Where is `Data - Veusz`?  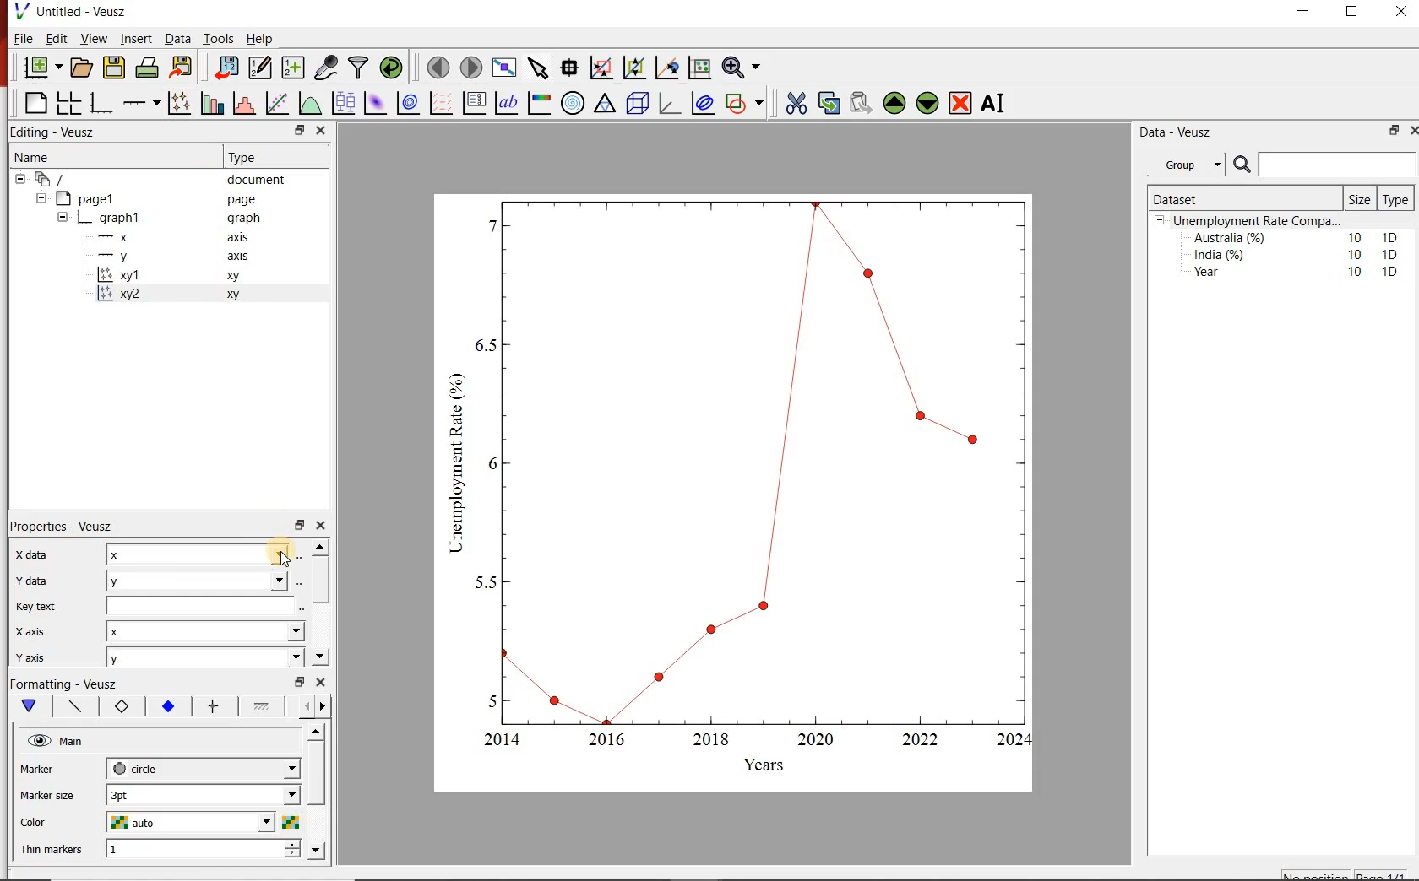
Data - Veusz is located at coordinates (1192, 132).